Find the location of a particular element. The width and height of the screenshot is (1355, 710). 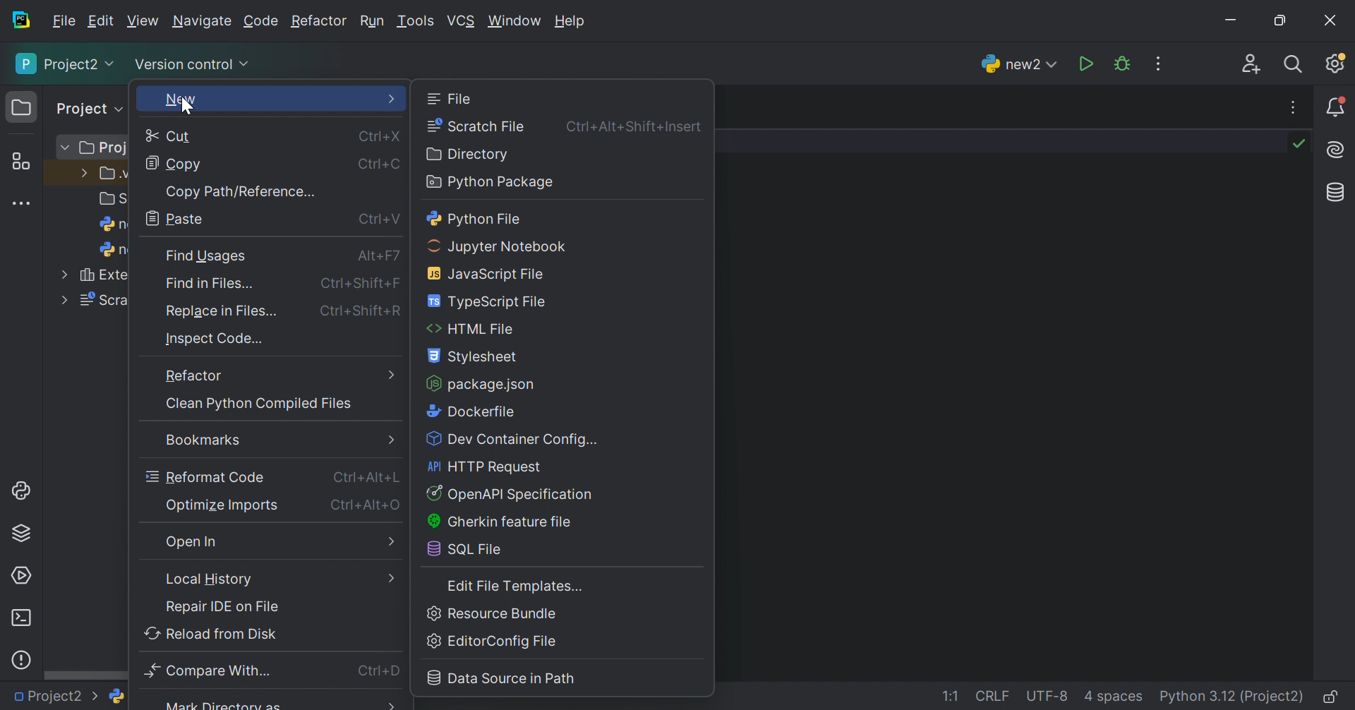

Ghekin eature file is located at coordinates (506, 523).